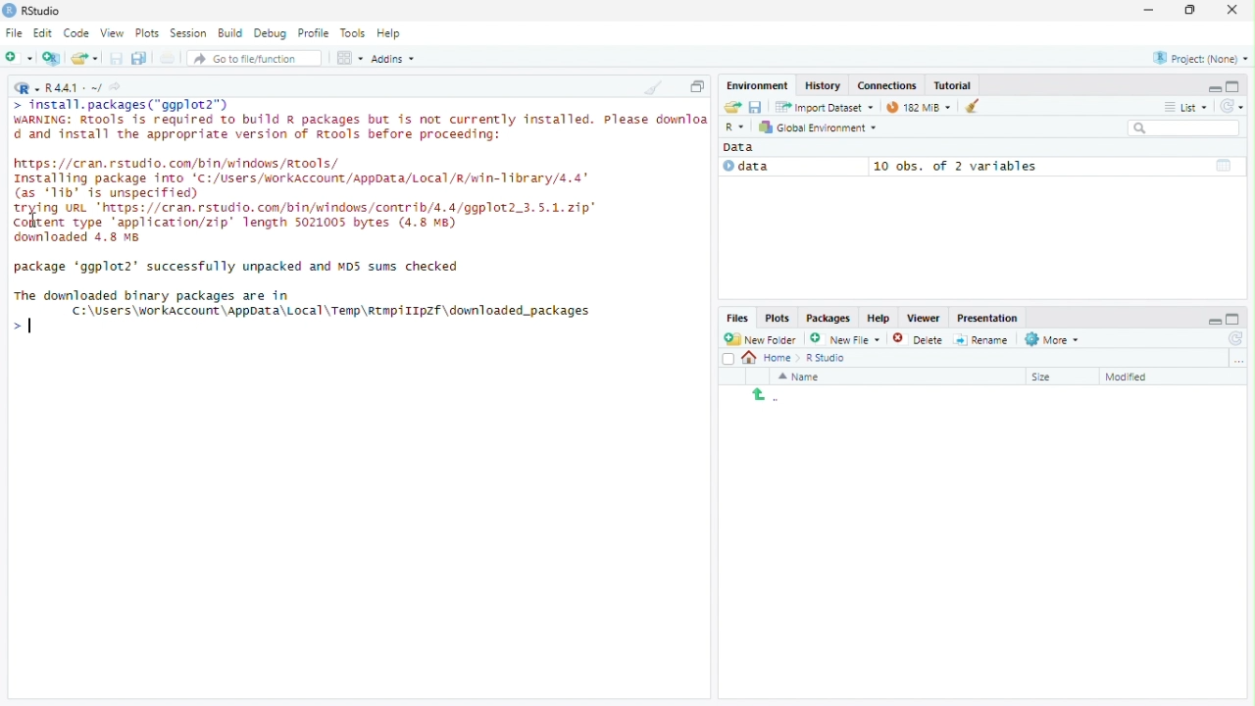 This screenshot has width=1255, height=706. What do you see at coordinates (819, 127) in the screenshot?
I see `Global environment` at bounding box center [819, 127].